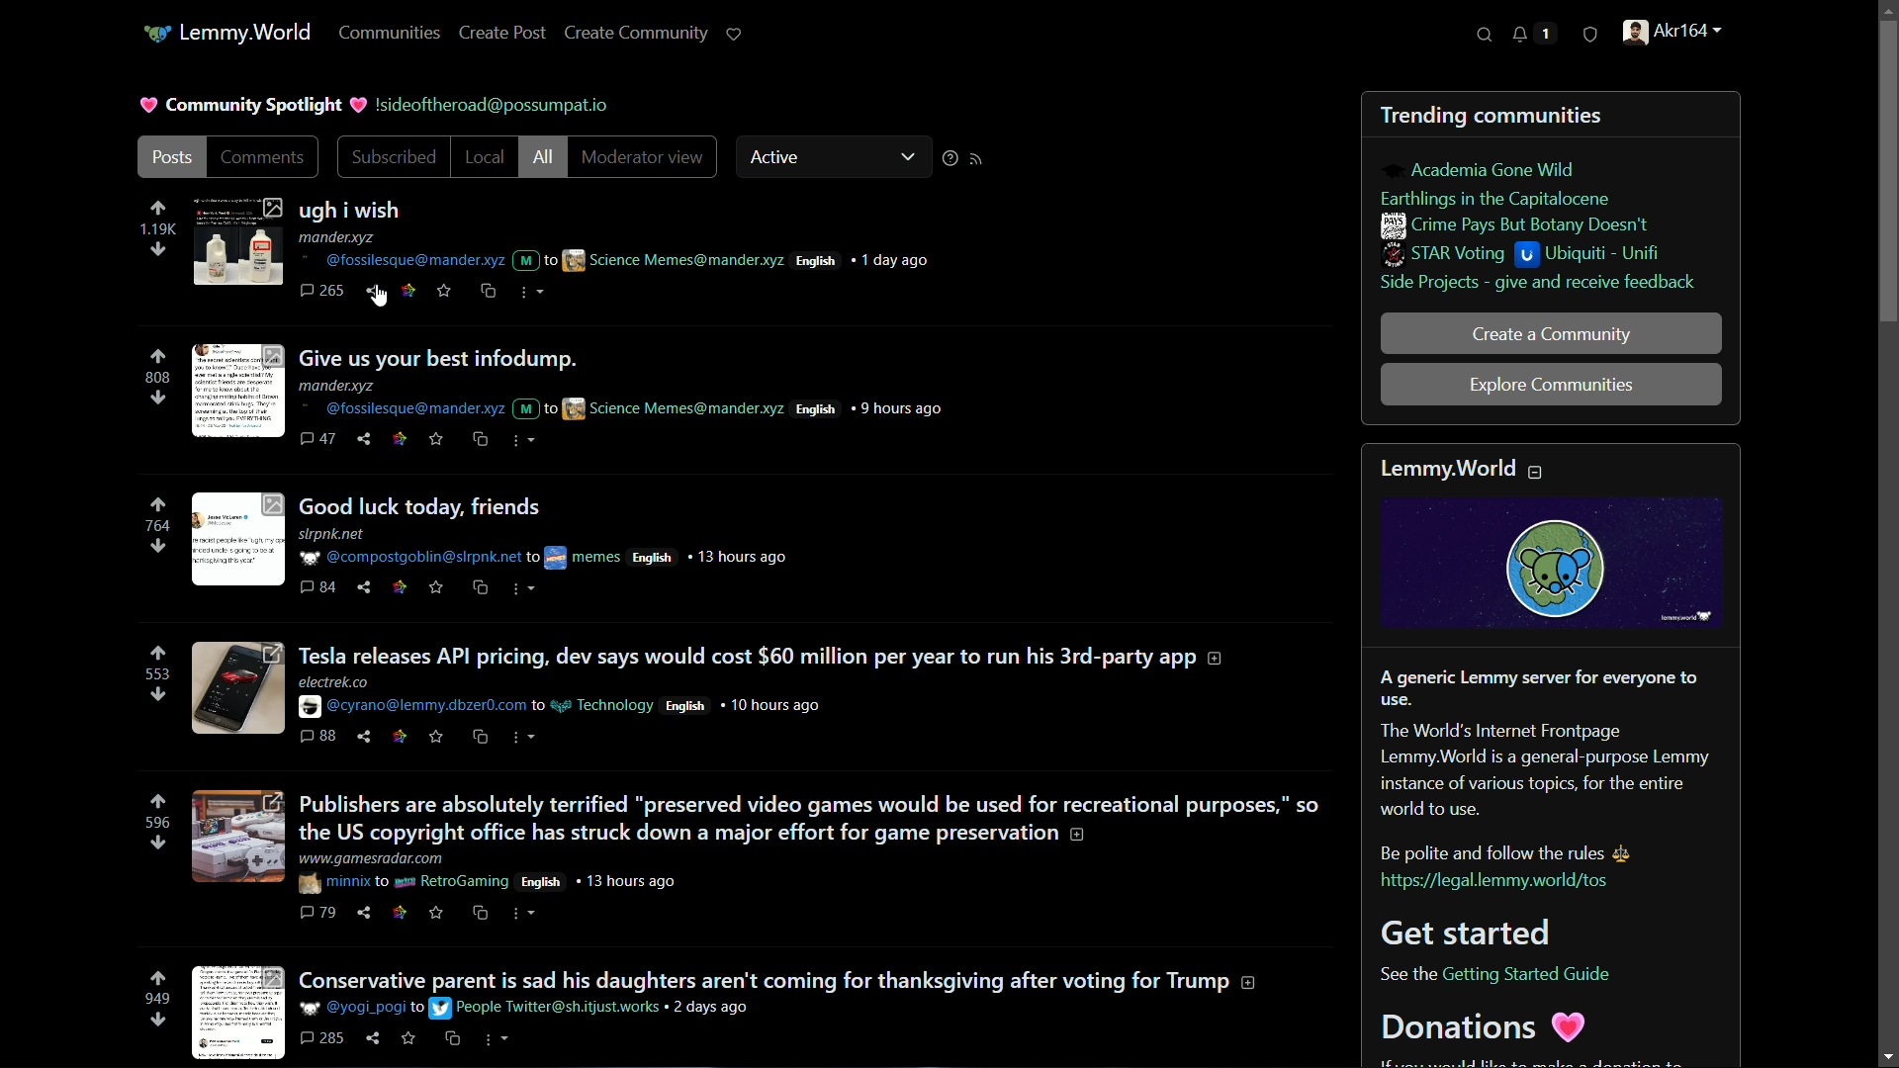 Image resolution: width=1899 pixels, height=1068 pixels. Describe the element at coordinates (753, 1752) in the screenshot. I see `` at that location.